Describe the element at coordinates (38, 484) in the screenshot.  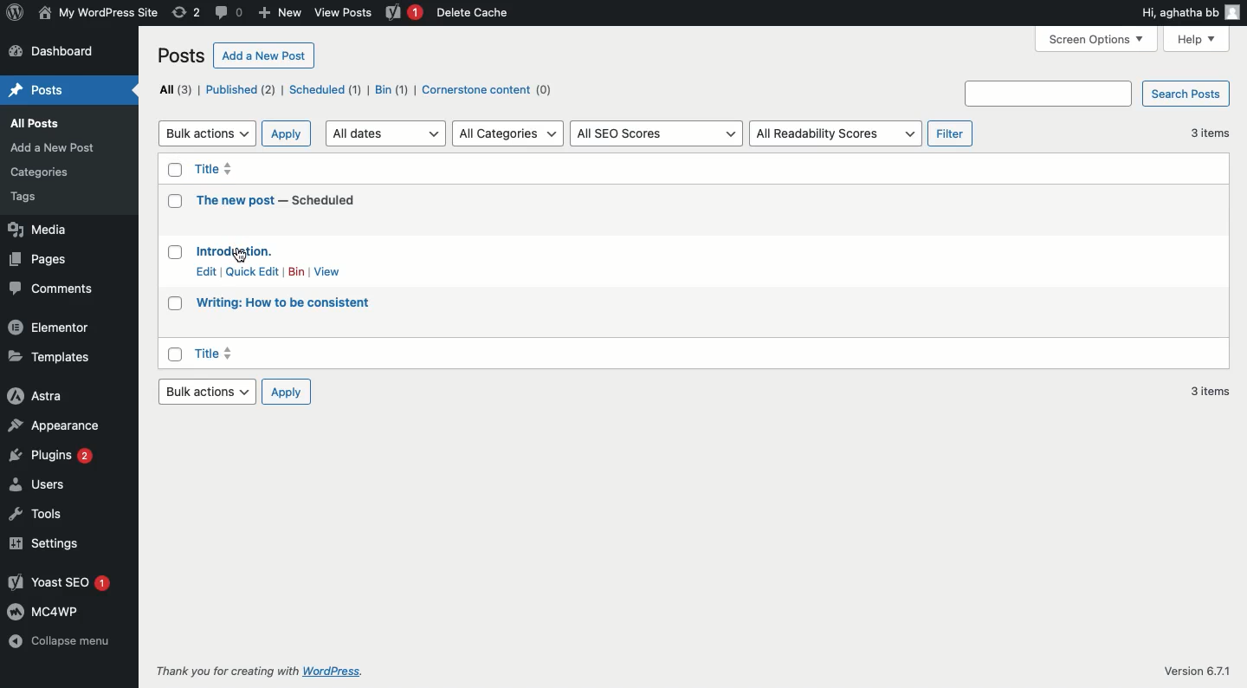
I see `Users` at that location.